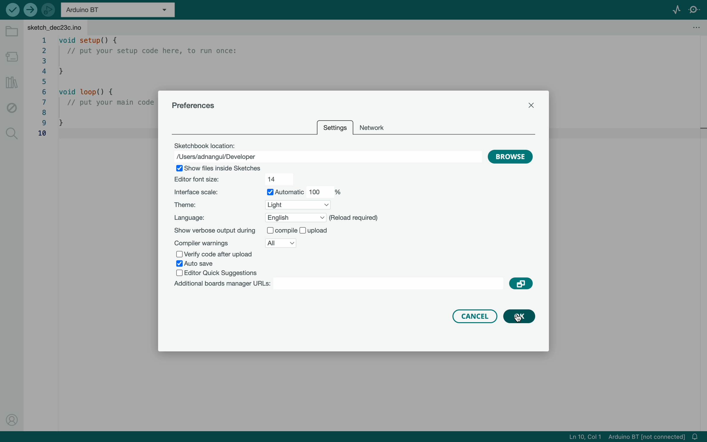  Describe the element at coordinates (521, 316) in the screenshot. I see `clicked` at that location.